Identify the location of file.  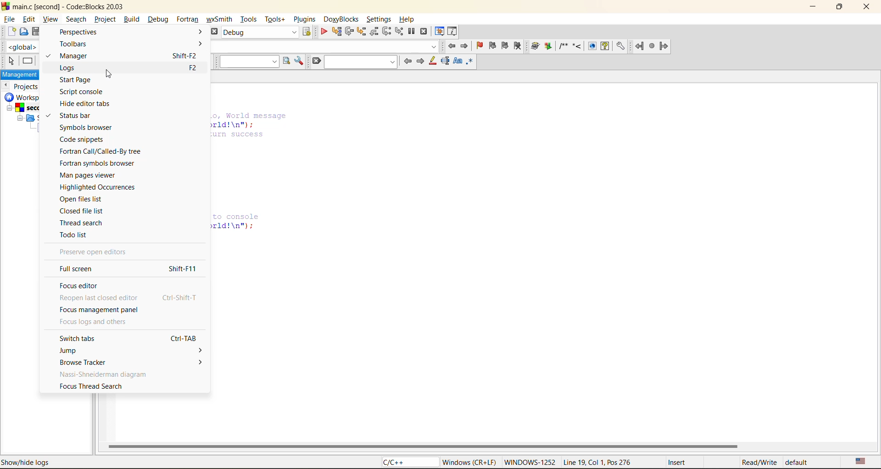
(10, 18).